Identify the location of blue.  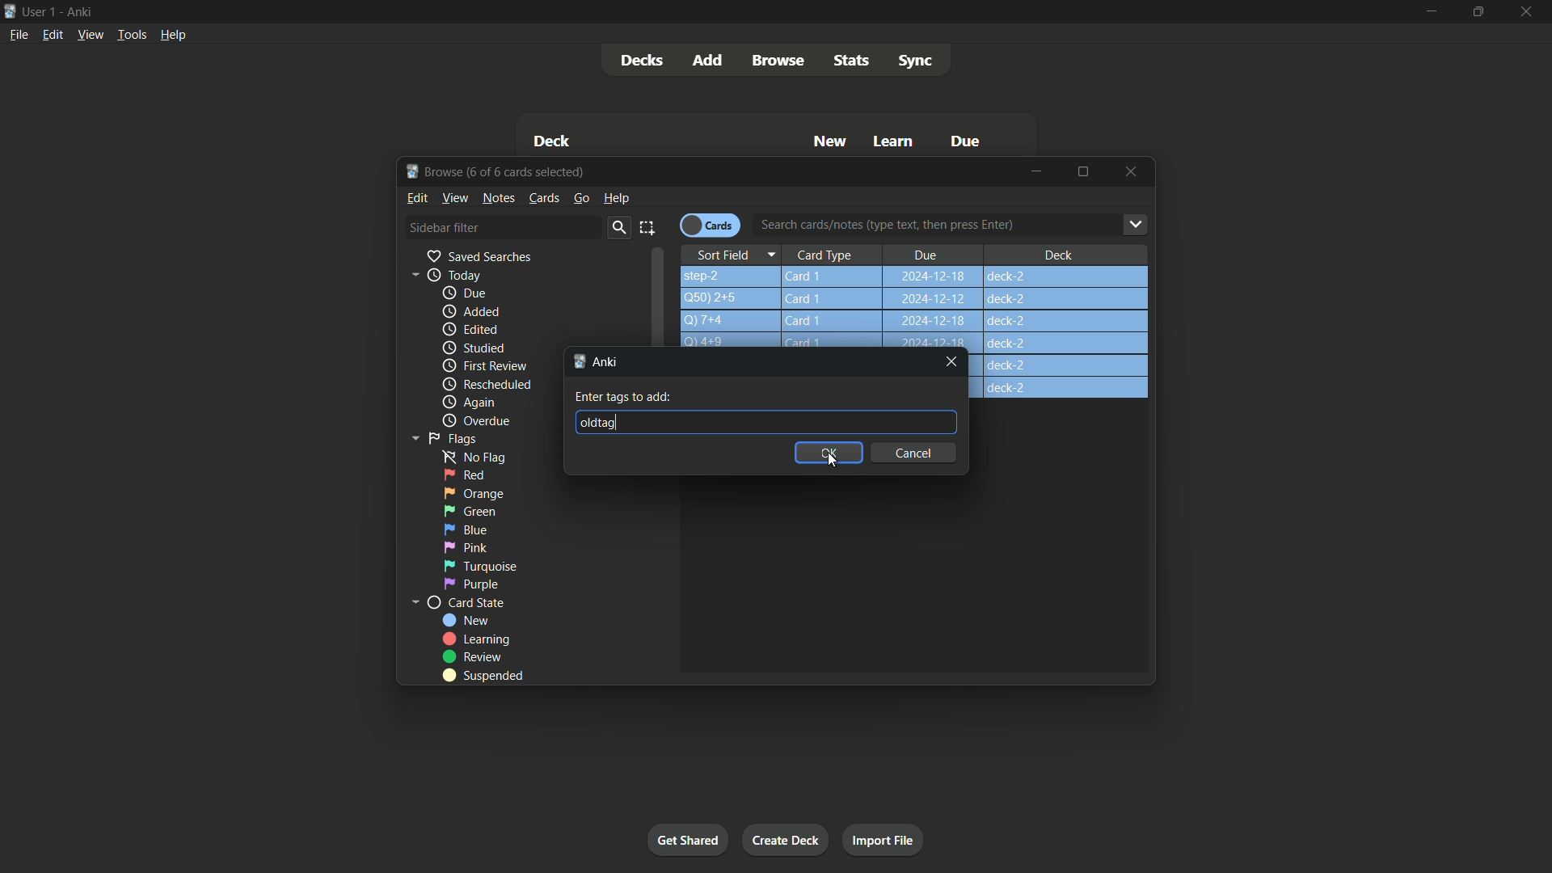
(465, 529).